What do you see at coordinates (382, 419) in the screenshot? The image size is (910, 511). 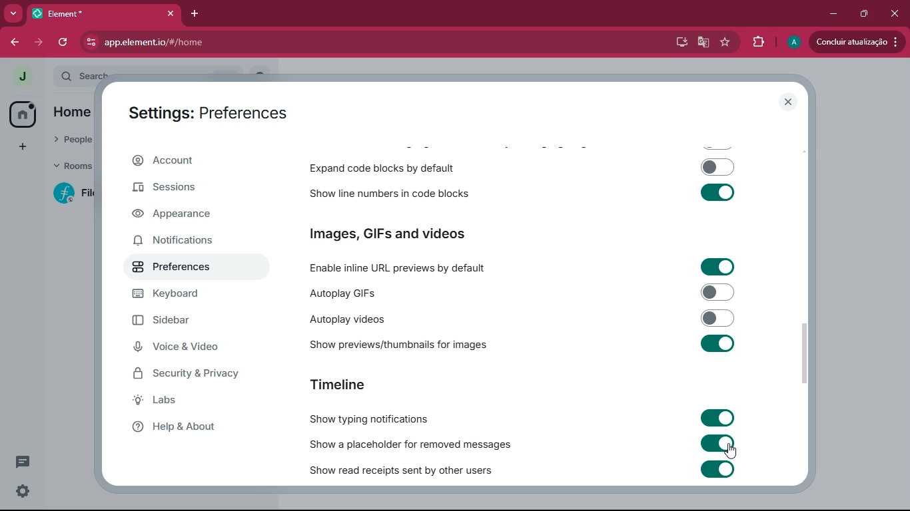 I see `show typing notifications` at bounding box center [382, 419].